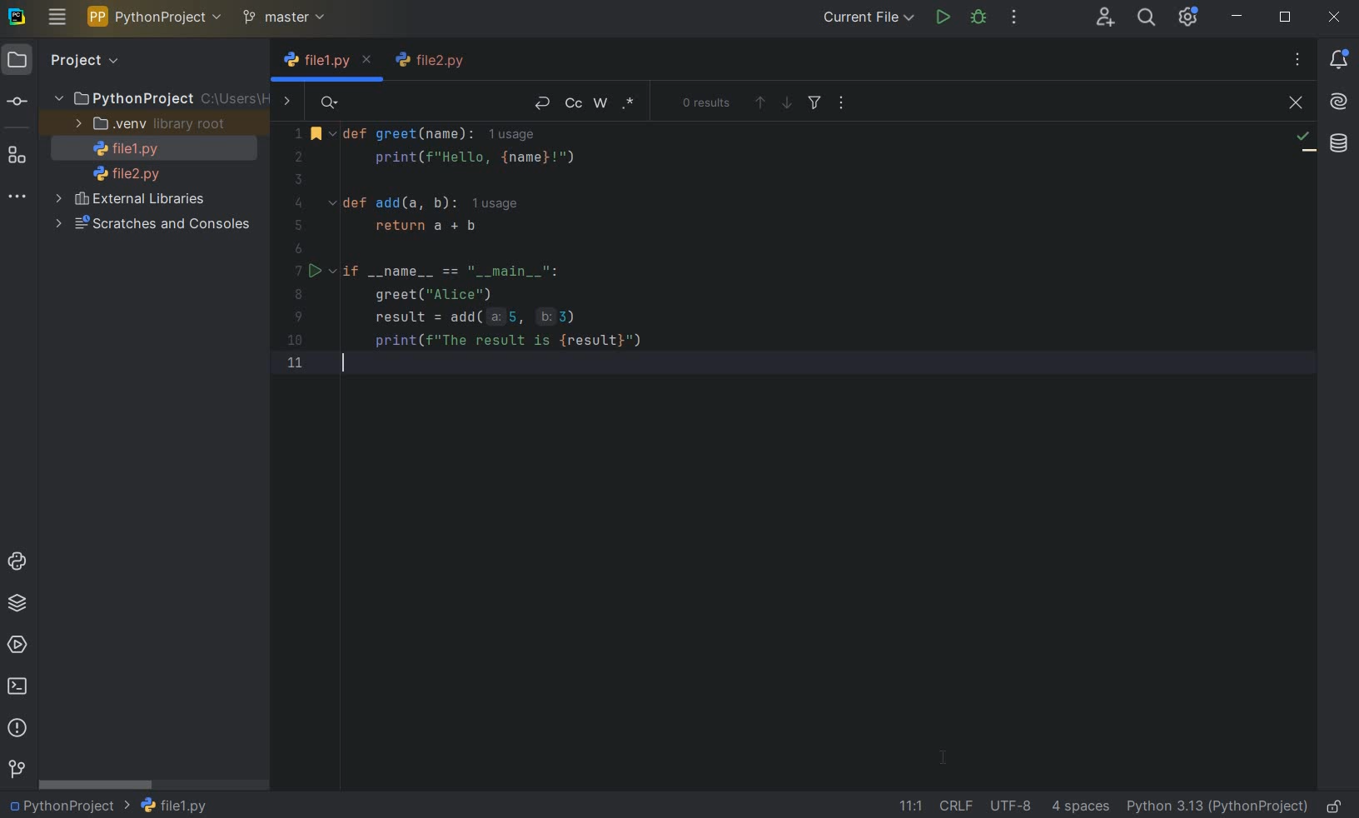 The height and width of the screenshot is (818, 1359). I want to click on PYTHON CONSOLE, so click(19, 557).